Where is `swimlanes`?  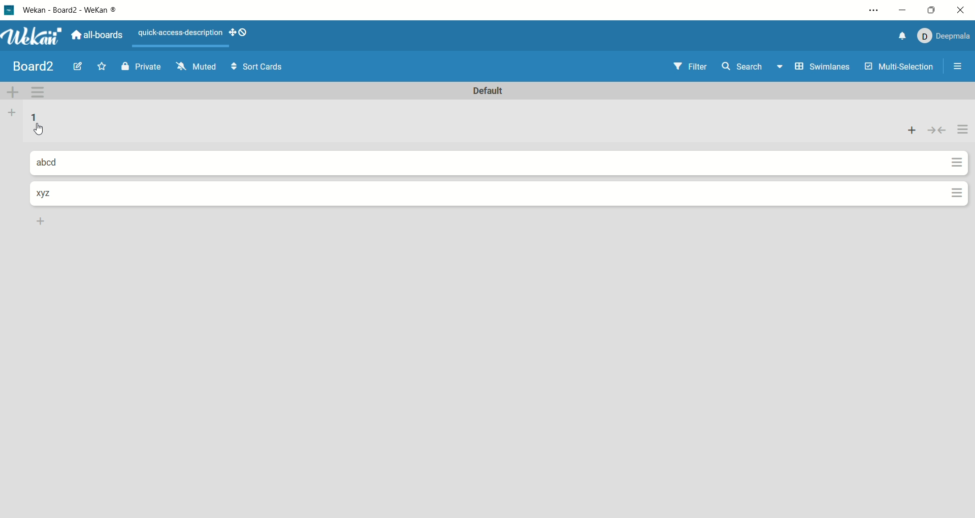 swimlanes is located at coordinates (822, 68).